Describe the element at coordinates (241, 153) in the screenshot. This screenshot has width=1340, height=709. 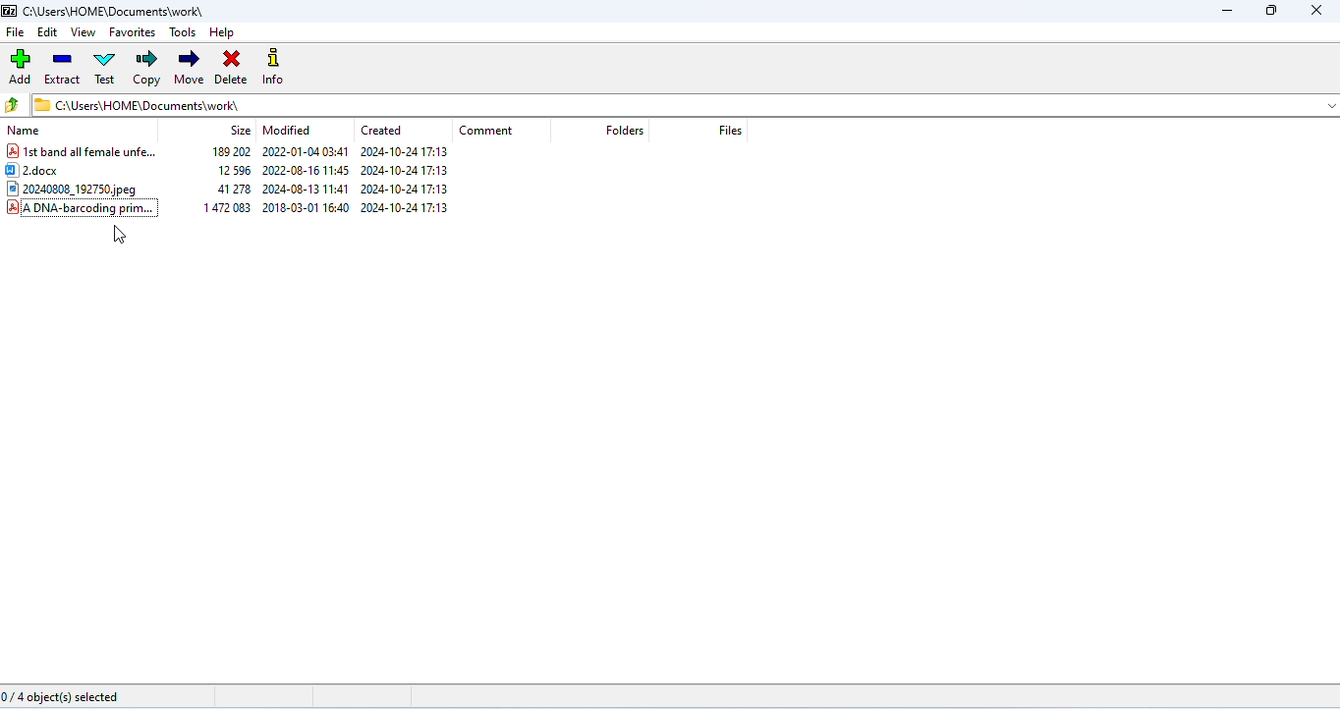
I see `Ist band all female unfe... 189202 2022-01-04 03:41 2024-10-24 17:13` at that location.